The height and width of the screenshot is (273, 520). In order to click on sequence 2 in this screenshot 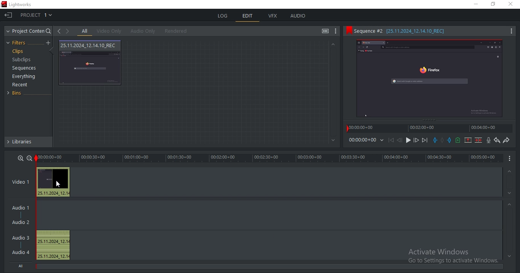, I will do `click(430, 32)`.